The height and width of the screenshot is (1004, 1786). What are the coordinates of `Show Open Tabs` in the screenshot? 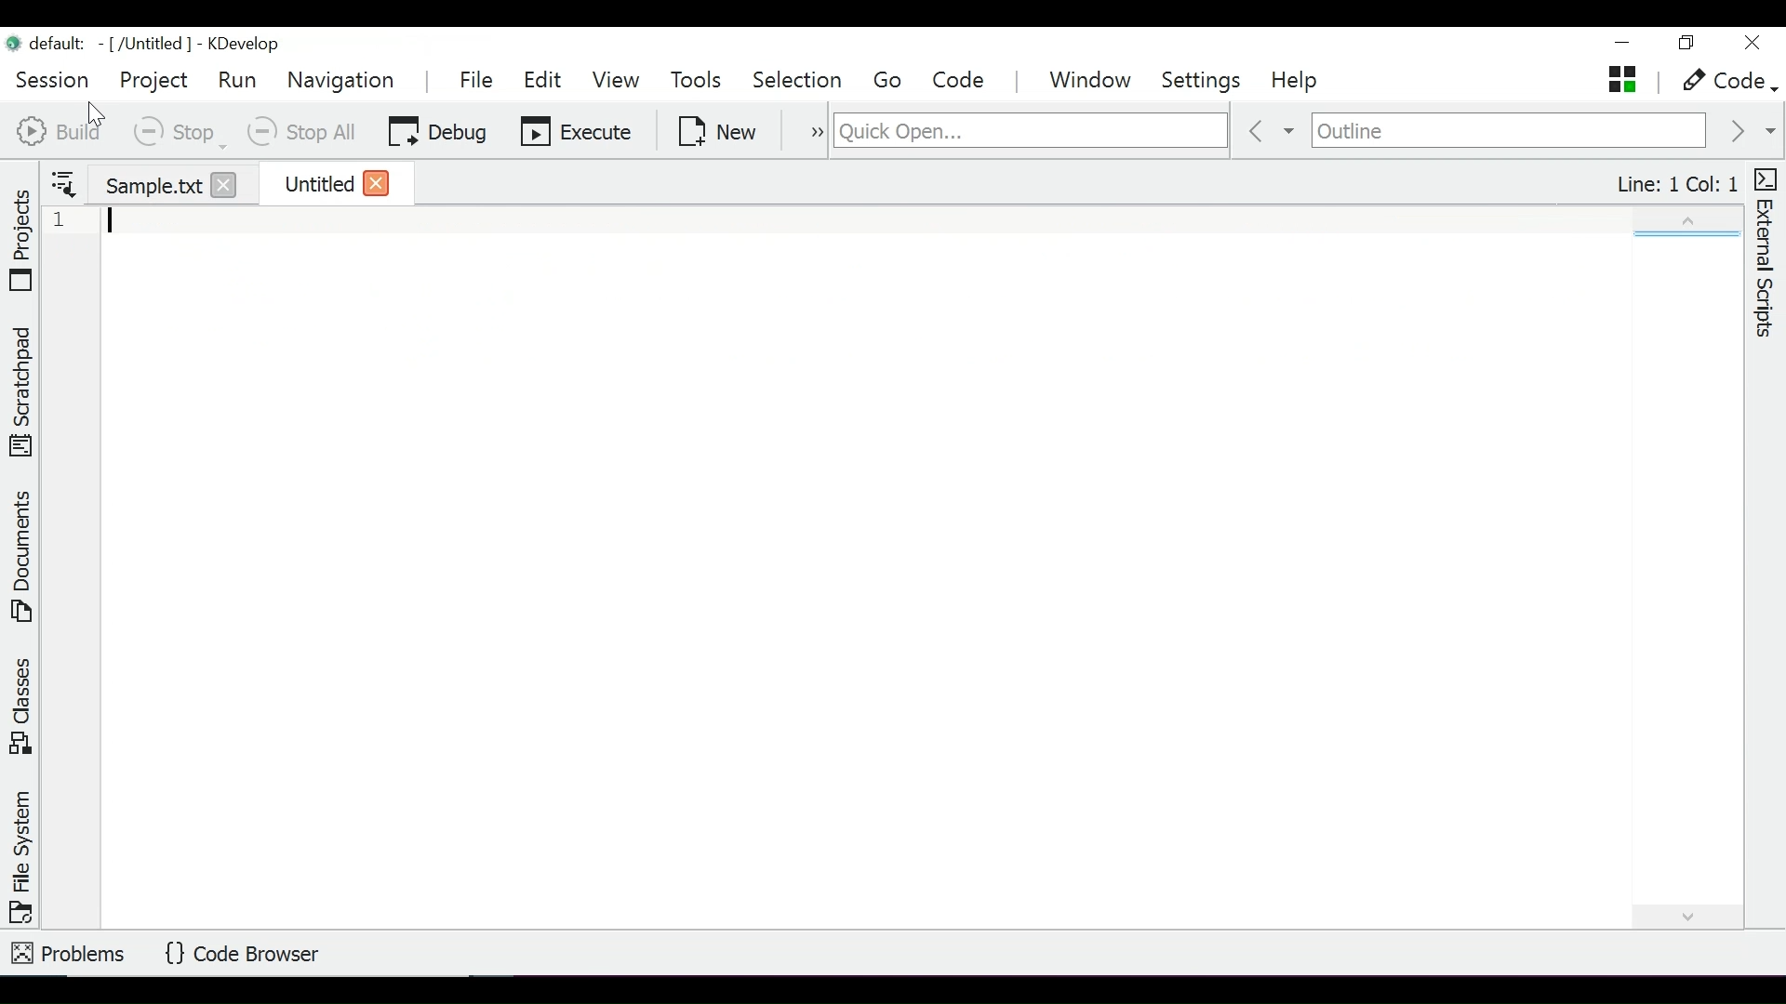 It's located at (1625, 78).